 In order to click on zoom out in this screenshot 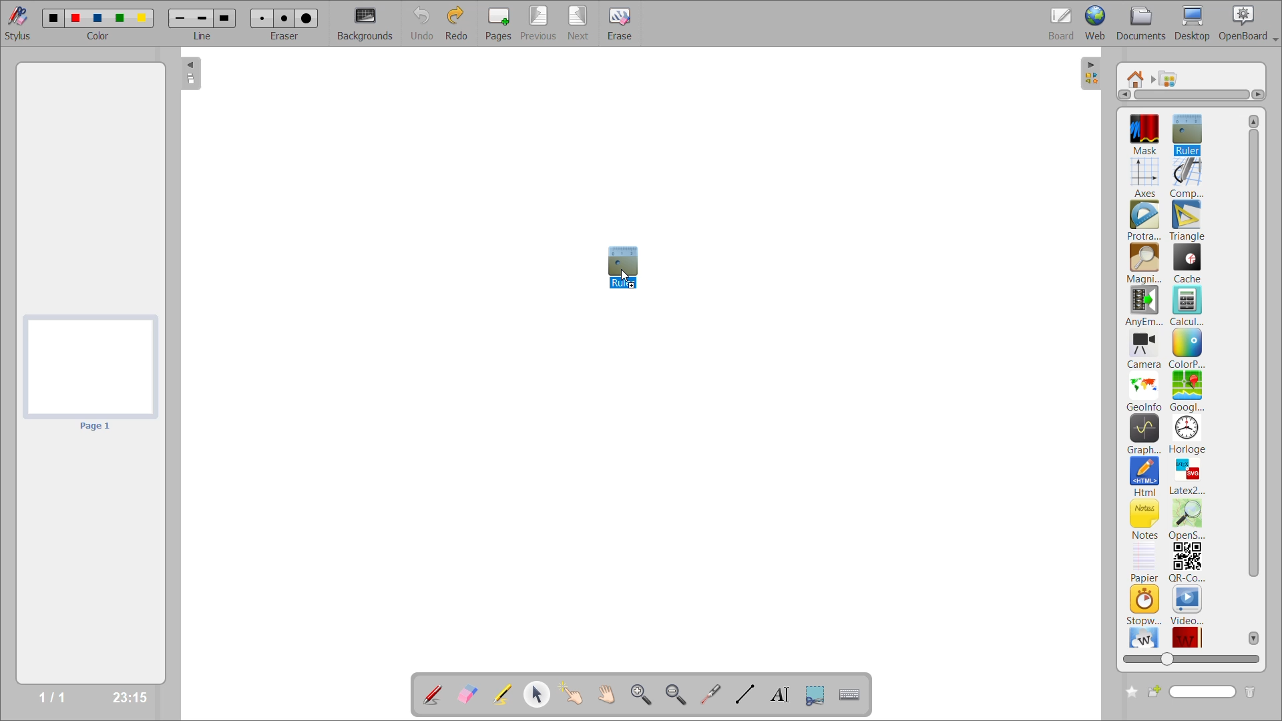, I will do `click(678, 694)`.